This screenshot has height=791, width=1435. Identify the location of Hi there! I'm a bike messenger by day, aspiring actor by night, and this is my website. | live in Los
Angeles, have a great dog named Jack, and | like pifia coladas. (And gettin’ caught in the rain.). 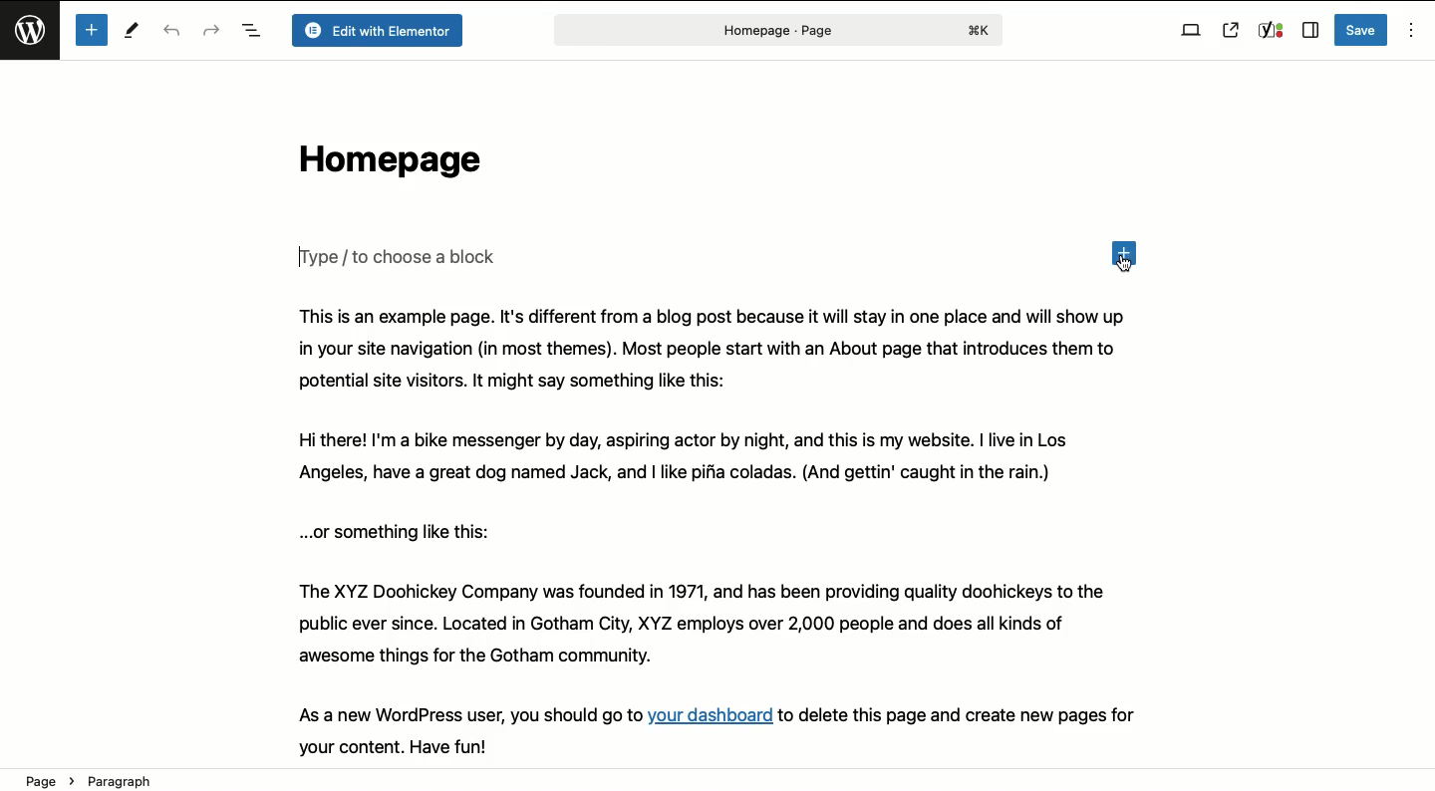
(711, 459).